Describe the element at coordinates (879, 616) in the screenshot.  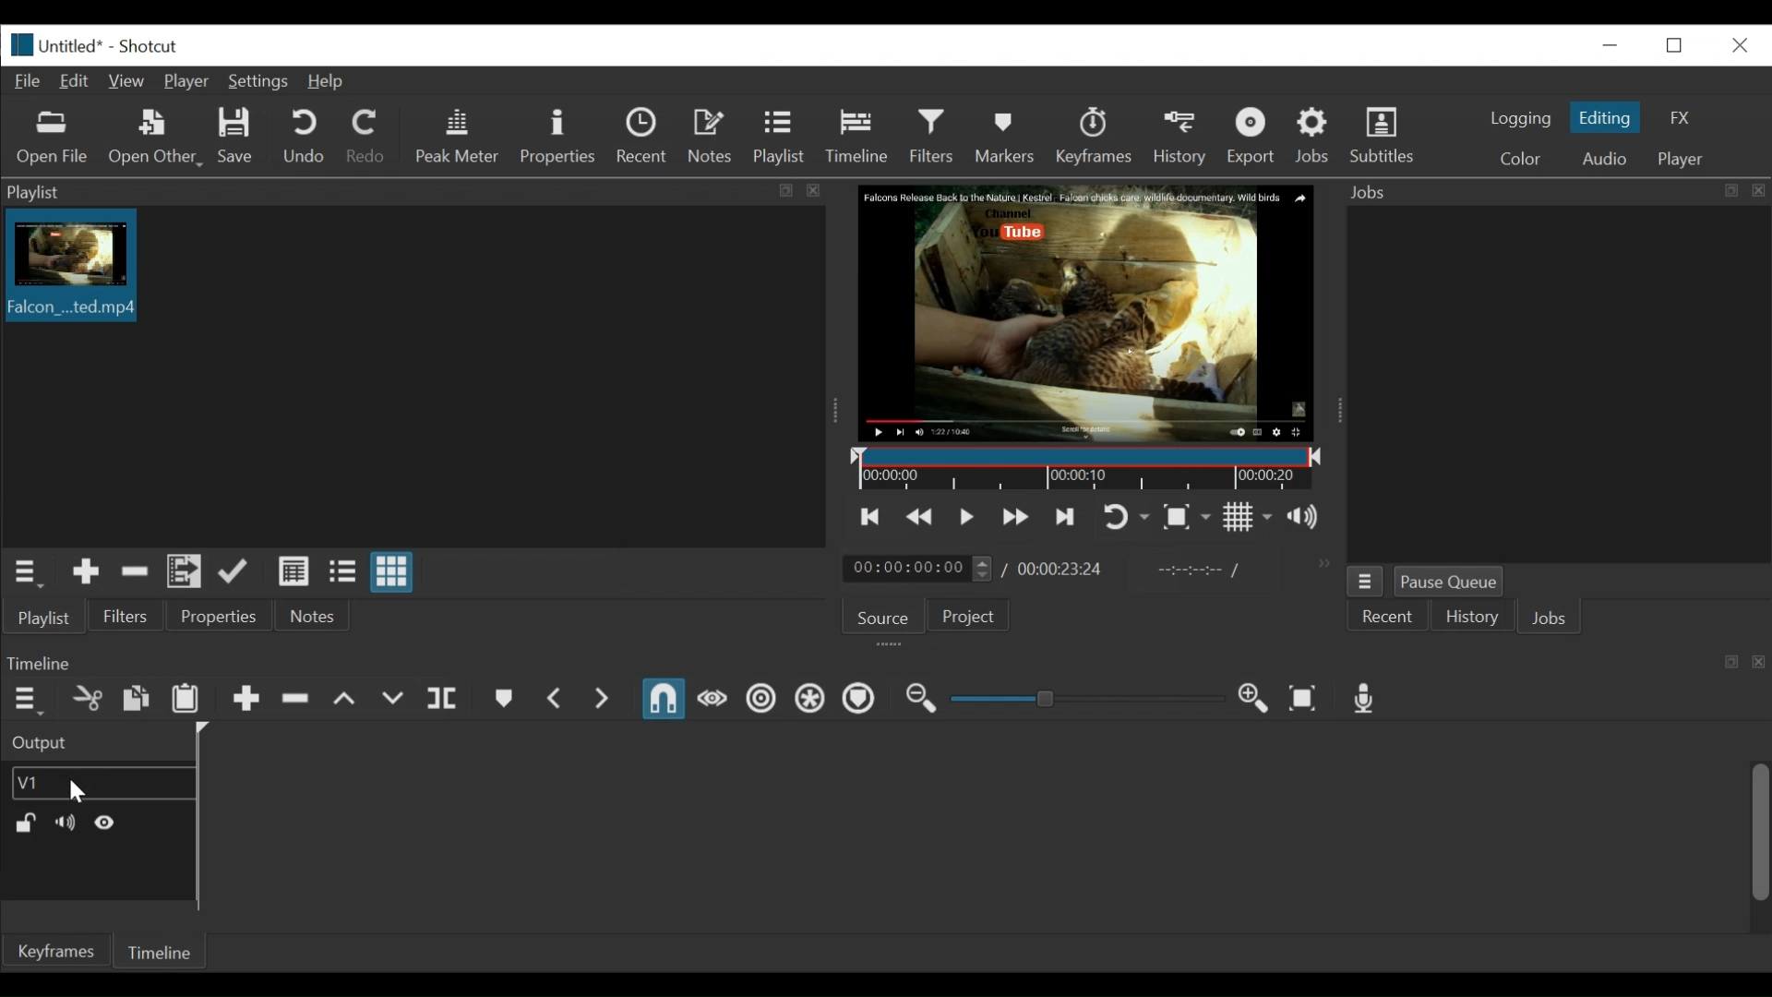
I see `Source` at that location.